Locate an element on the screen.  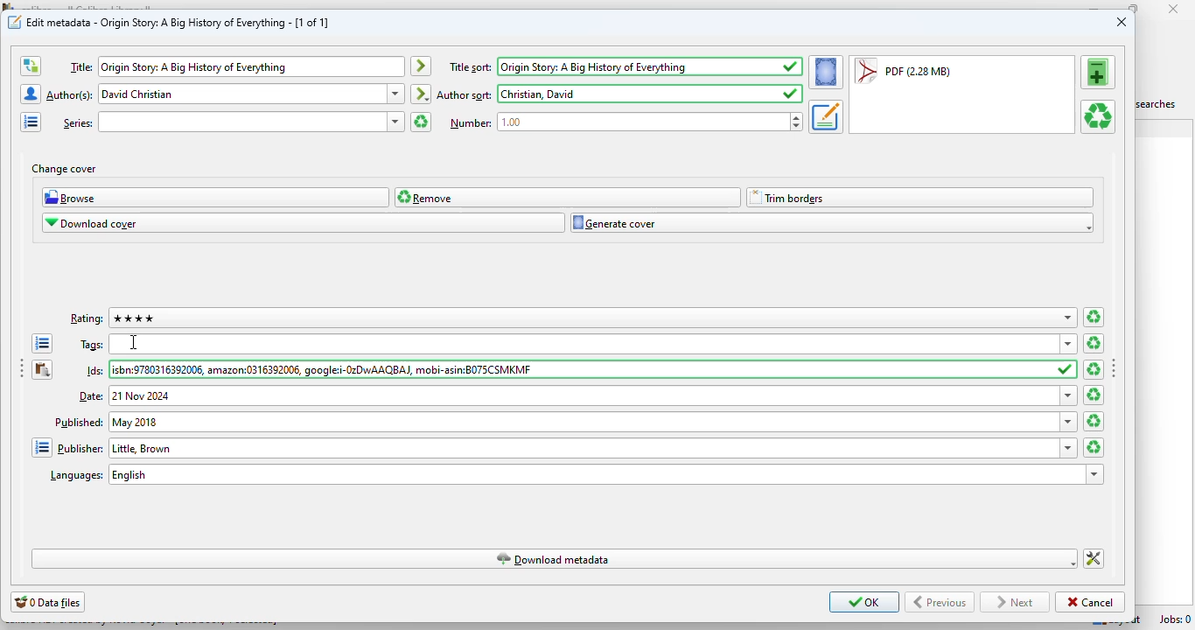
cursor is located at coordinates (132, 342).